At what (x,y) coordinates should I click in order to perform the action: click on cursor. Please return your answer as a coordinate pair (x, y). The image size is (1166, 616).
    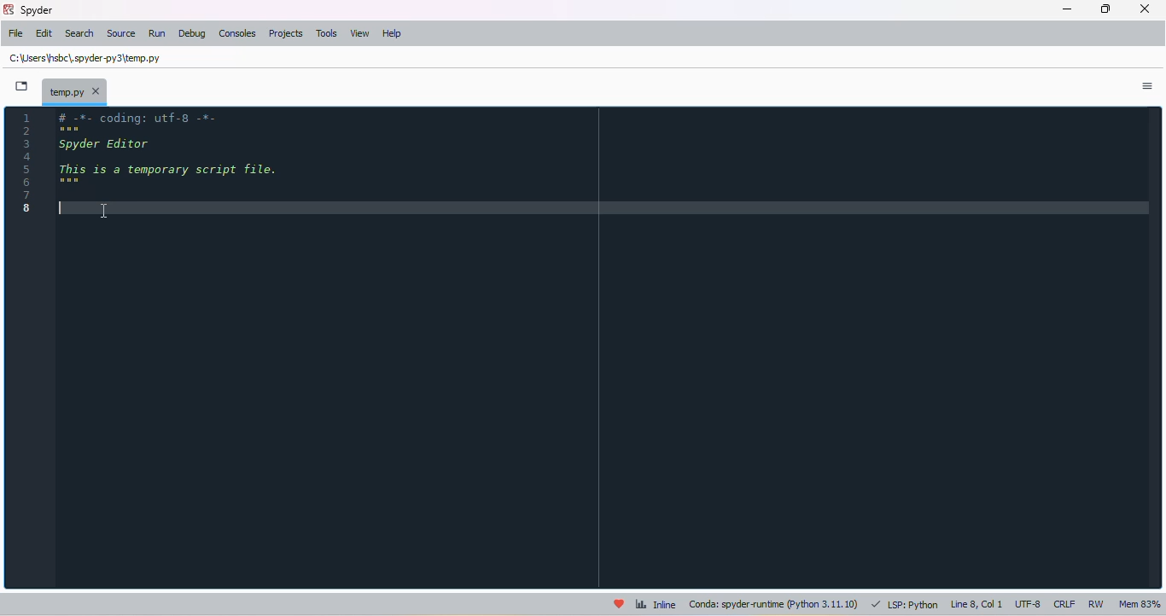
    Looking at the image, I should click on (104, 212).